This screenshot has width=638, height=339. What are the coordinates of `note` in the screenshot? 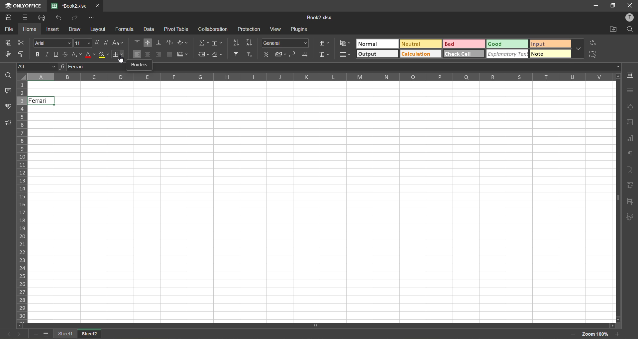 It's located at (550, 53).